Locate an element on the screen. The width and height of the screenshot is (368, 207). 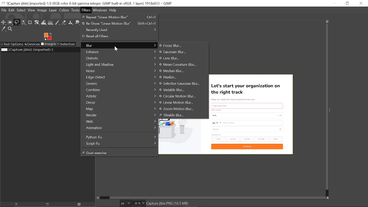
Zoom options is located at coordinates (143, 203).